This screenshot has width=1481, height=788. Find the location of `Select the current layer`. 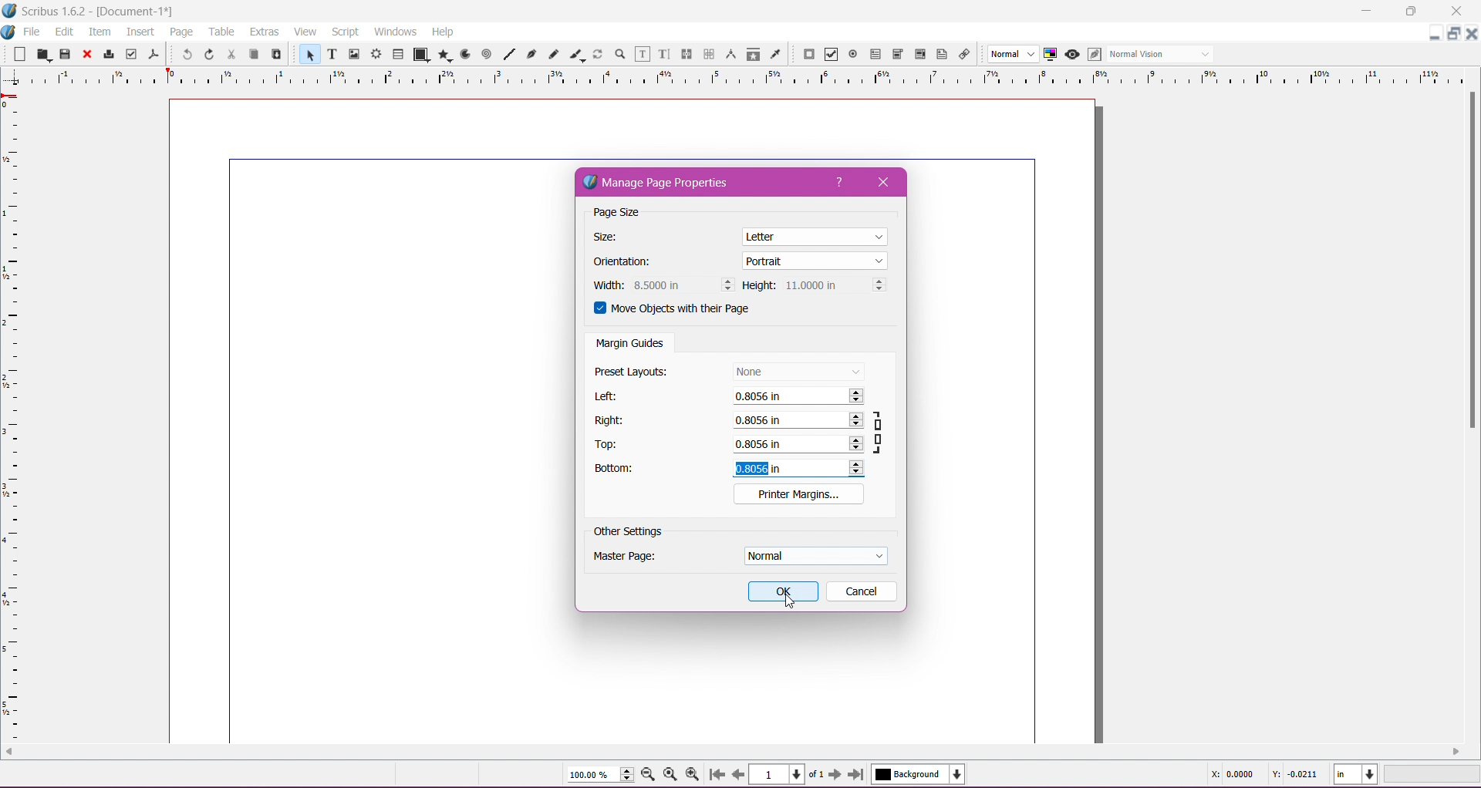

Select the current layer is located at coordinates (916, 775).